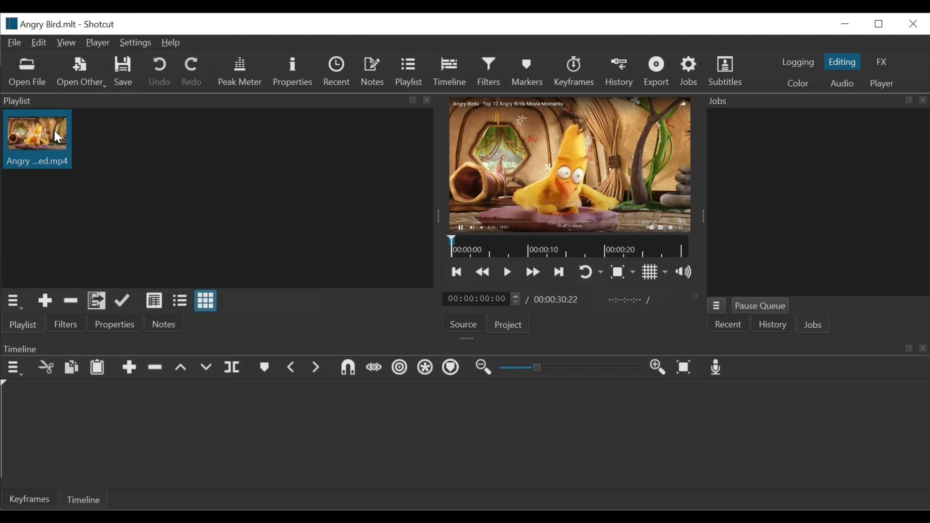 The height and width of the screenshot is (523, 930). I want to click on Player, so click(97, 43).